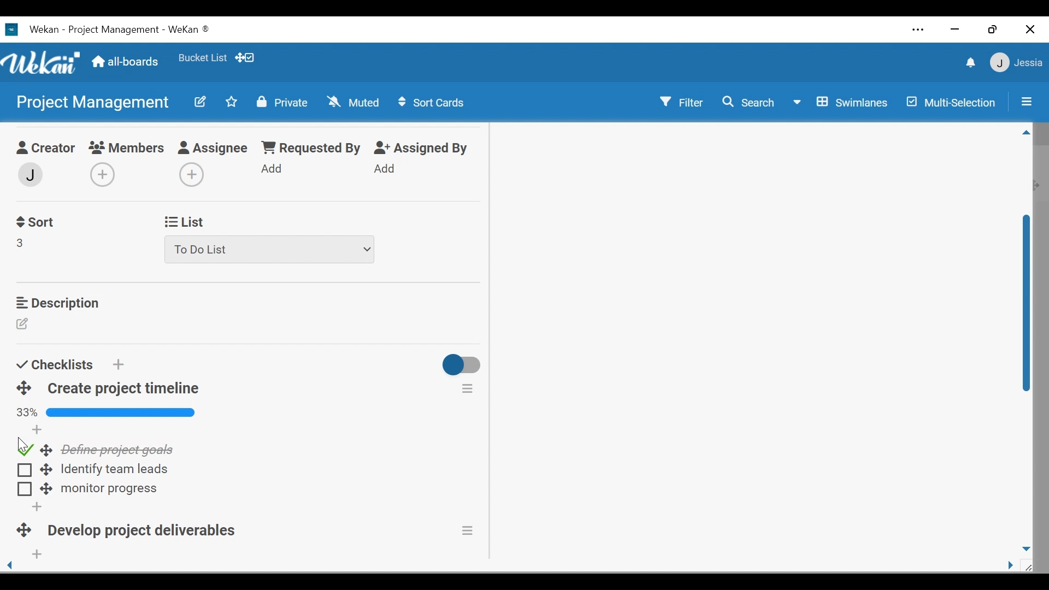 This screenshot has width=1049, height=590. What do you see at coordinates (21, 243) in the screenshot?
I see `Field` at bounding box center [21, 243].